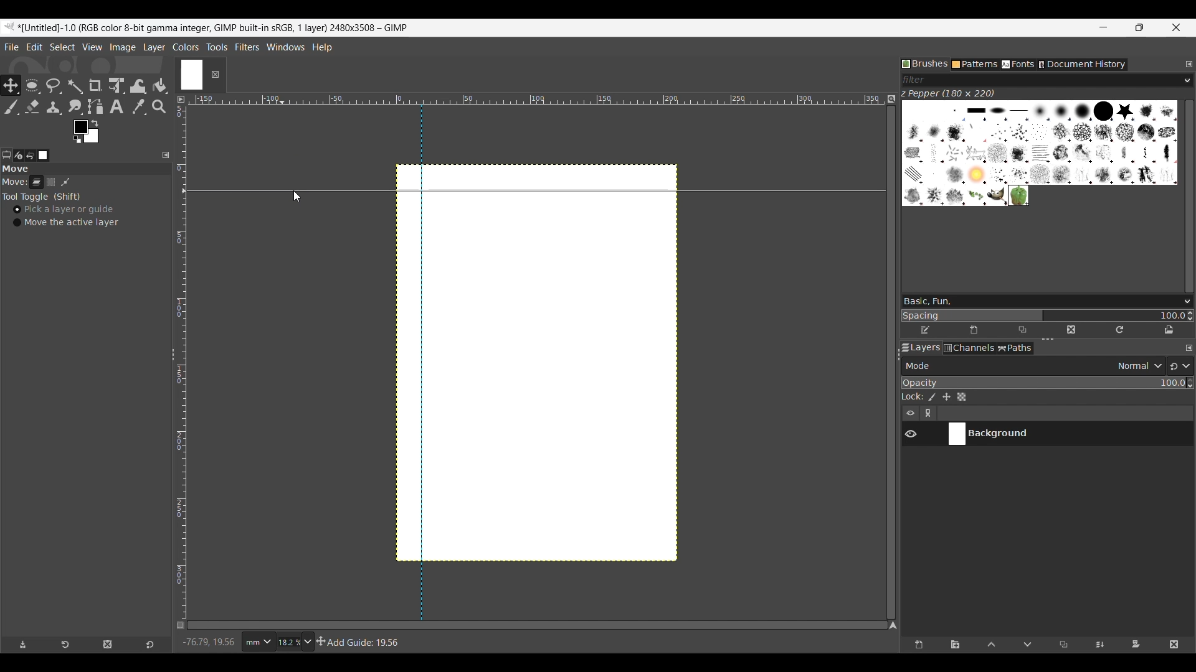 The width and height of the screenshot is (1196, 672). Describe the element at coordinates (297, 196) in the screenshot. I see `Cursor position unchanged` at that location.